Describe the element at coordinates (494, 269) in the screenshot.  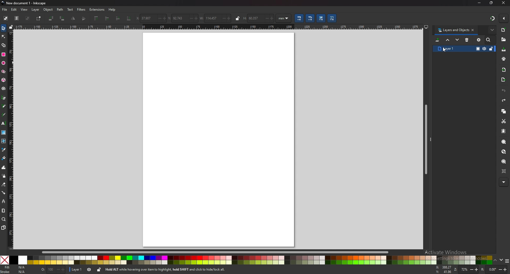
I see `rotate` at that location.